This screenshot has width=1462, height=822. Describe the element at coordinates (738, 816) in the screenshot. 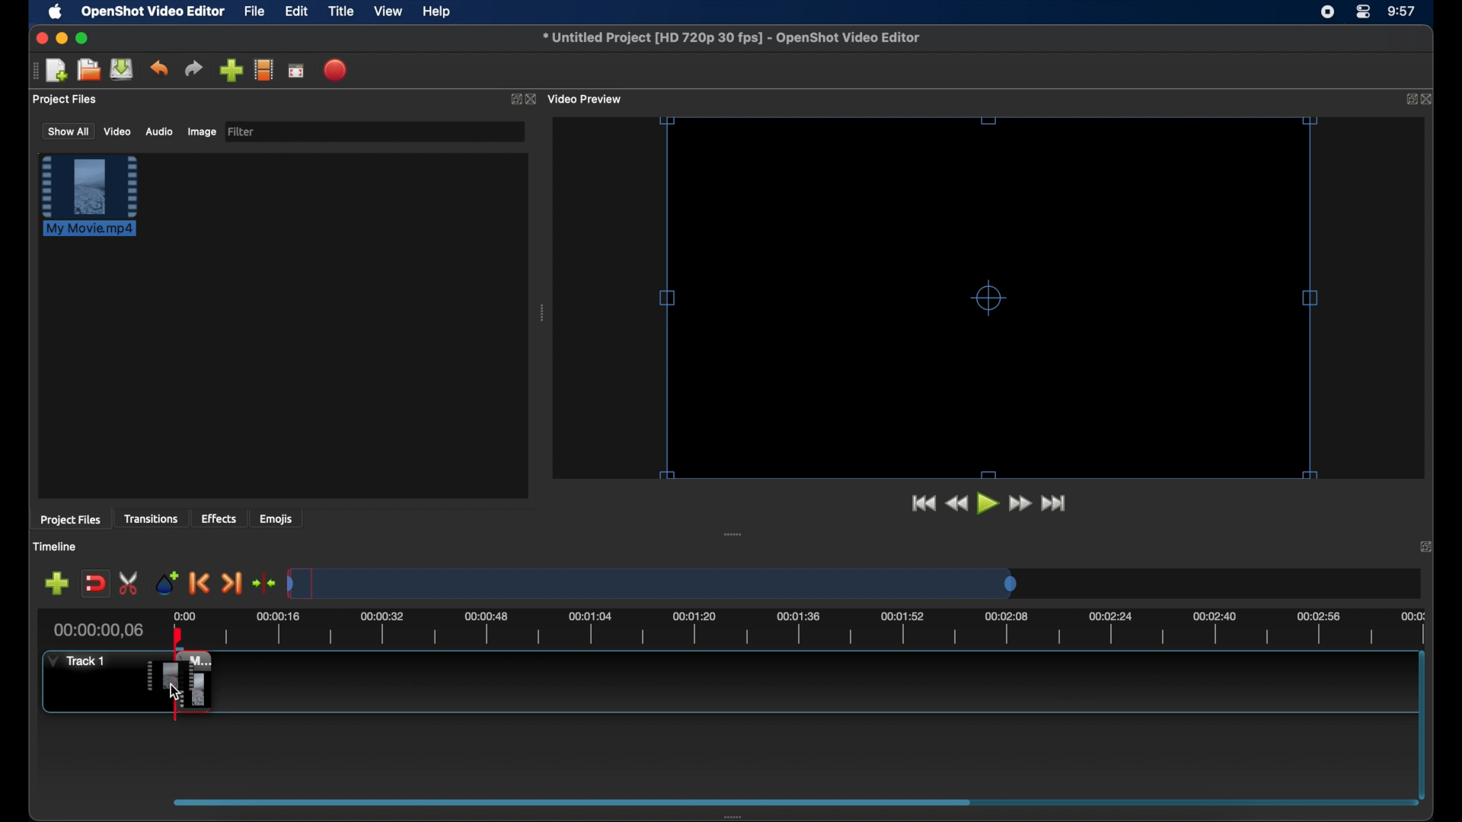

I see `drag handle` at that location.